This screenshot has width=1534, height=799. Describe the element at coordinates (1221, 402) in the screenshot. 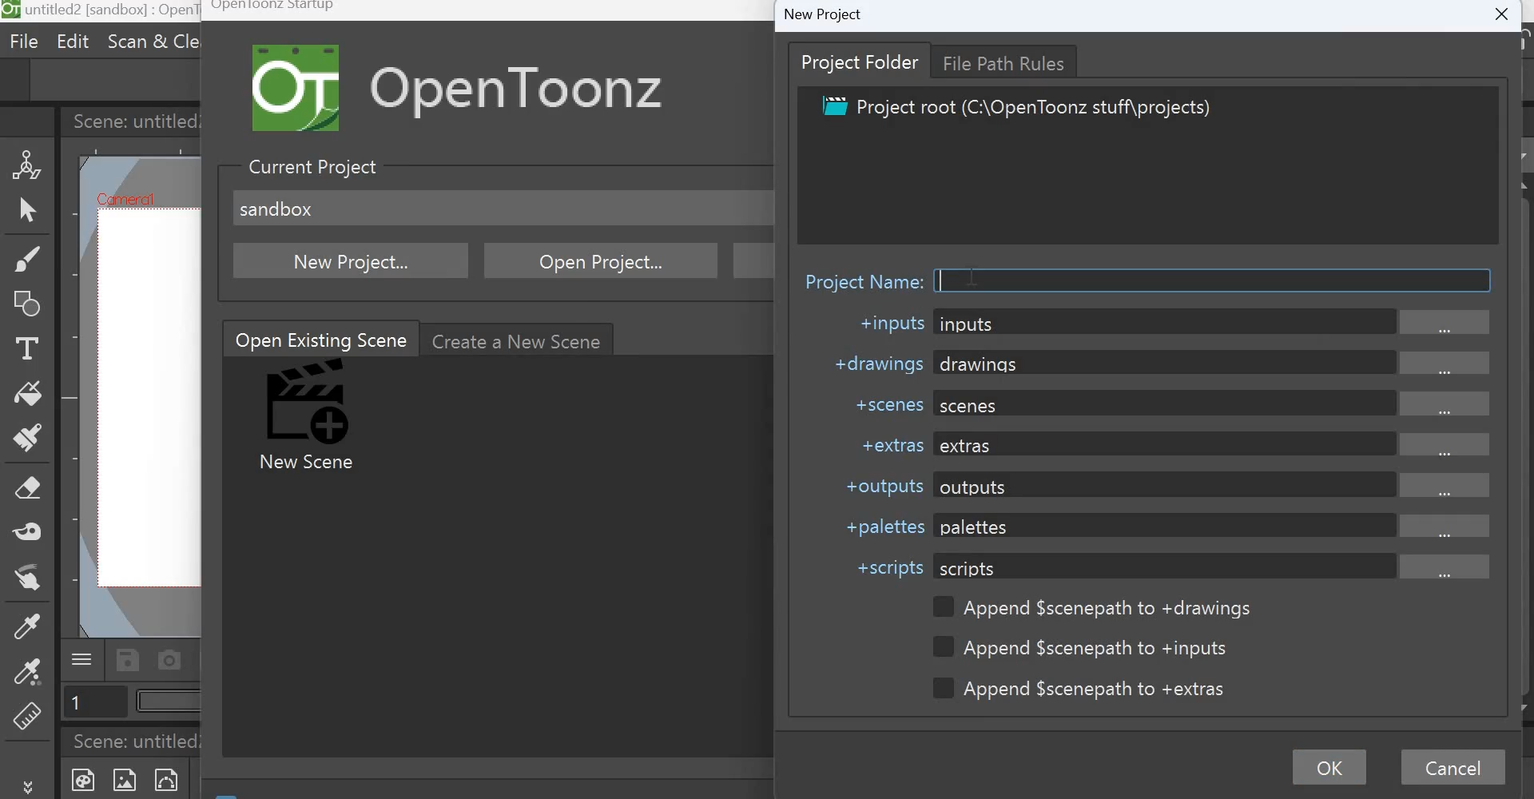

I see `scenes` at that location.